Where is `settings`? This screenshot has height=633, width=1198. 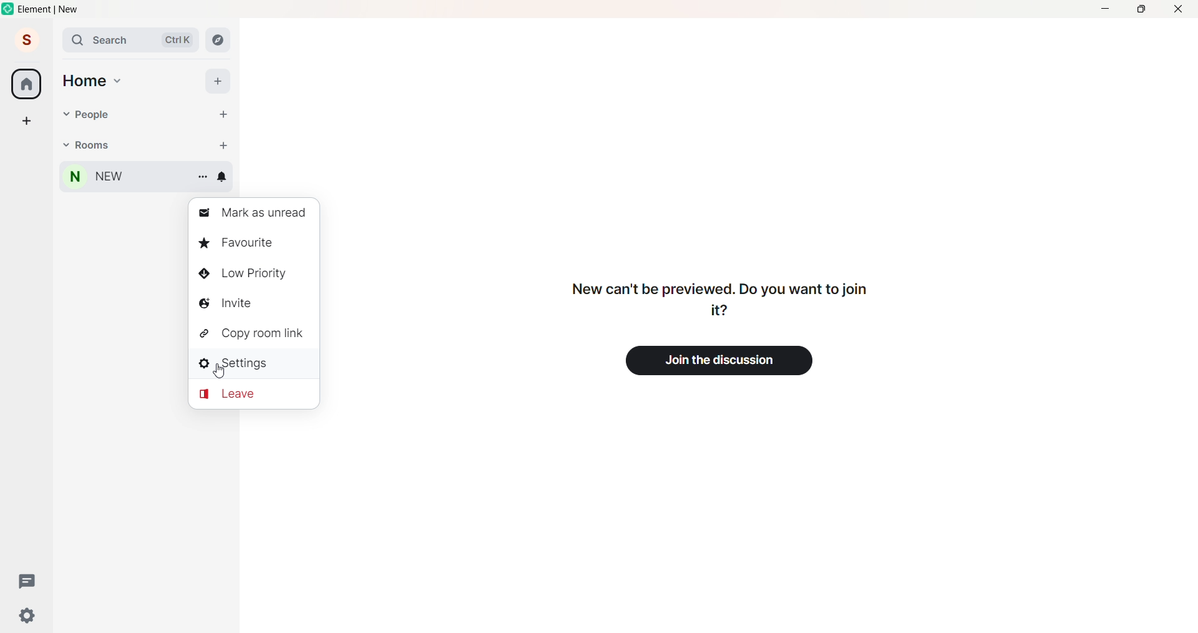 settings is located at coordinates (240, 363).